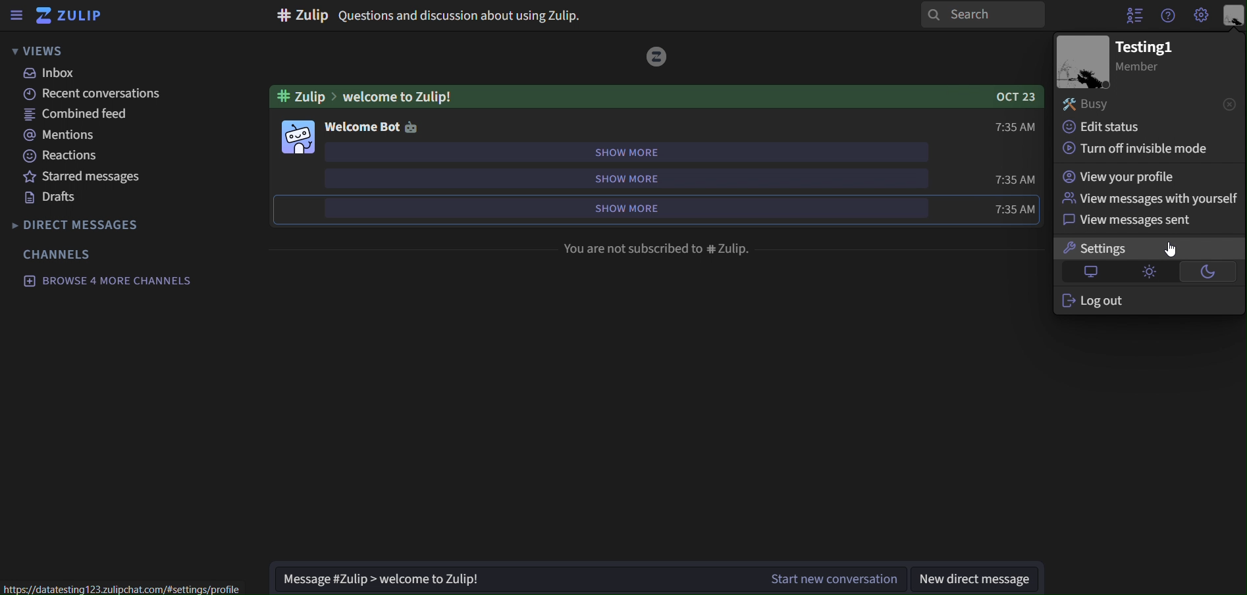 Image resolution: width=1247 pixels, height=595 pixels. Describe the element at coordinates (58, 253) in the screenshot. I see `channels` at that location.